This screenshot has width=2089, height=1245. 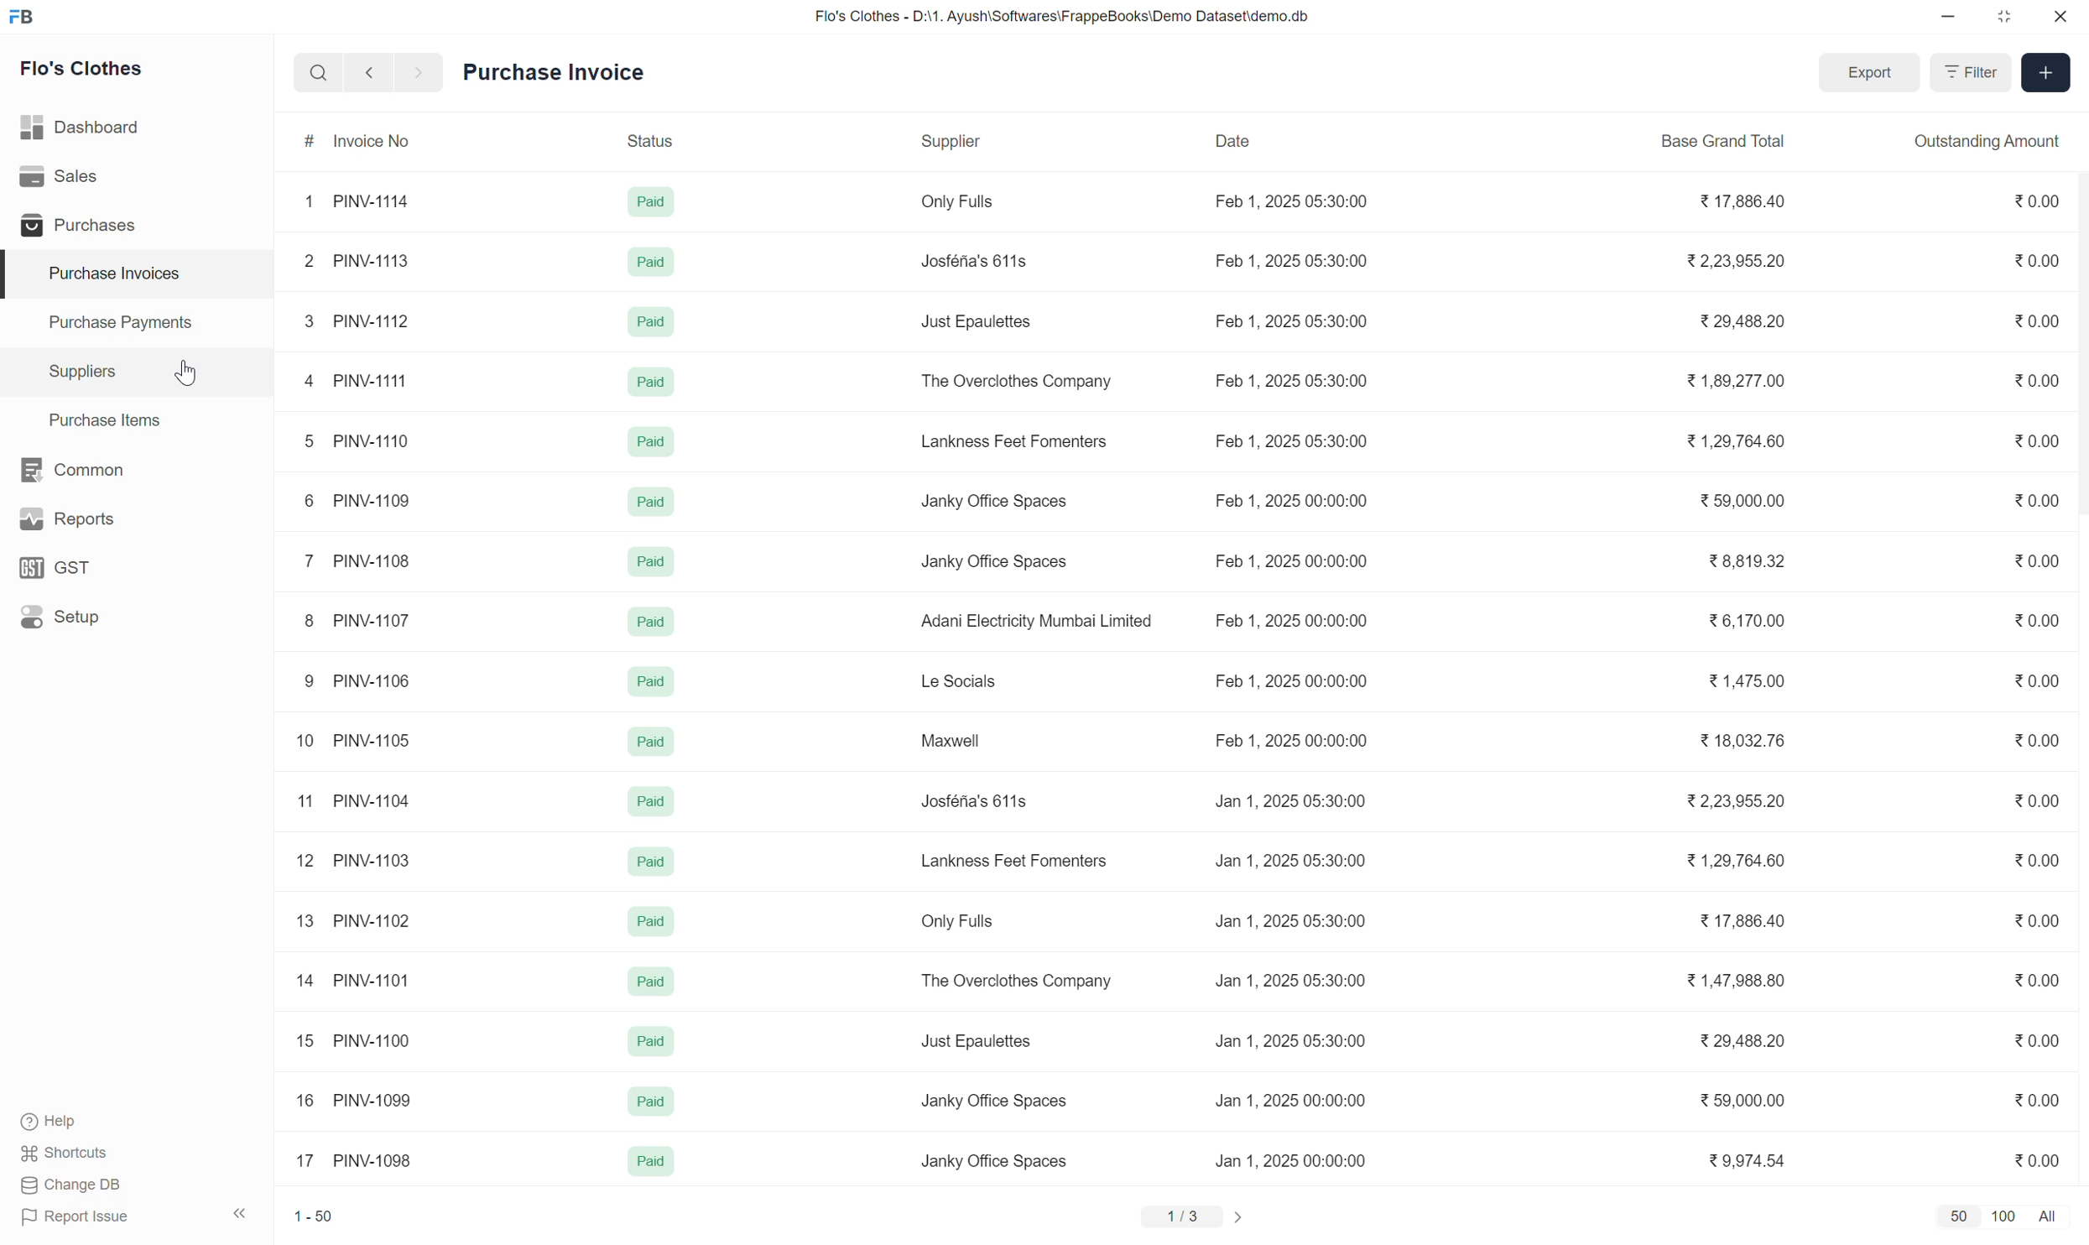 What do you see at coordinates (357, 202) in the screenshot?
I see `1 PINV-1114` at bounding box center [357, 202].